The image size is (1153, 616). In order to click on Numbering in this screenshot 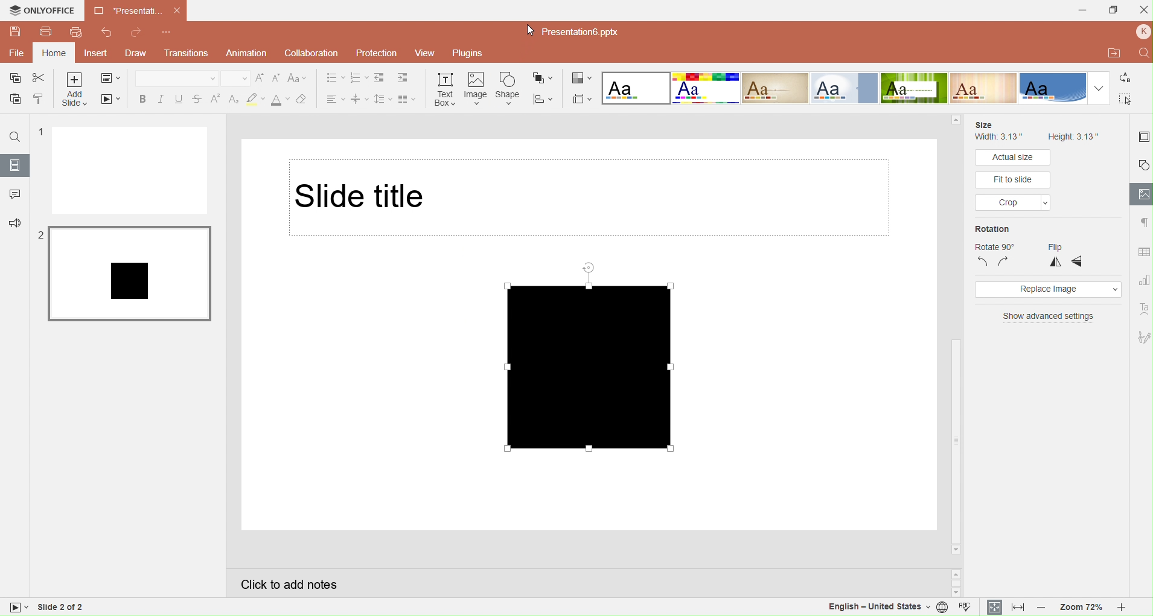, I will do `click(358, 78)`.